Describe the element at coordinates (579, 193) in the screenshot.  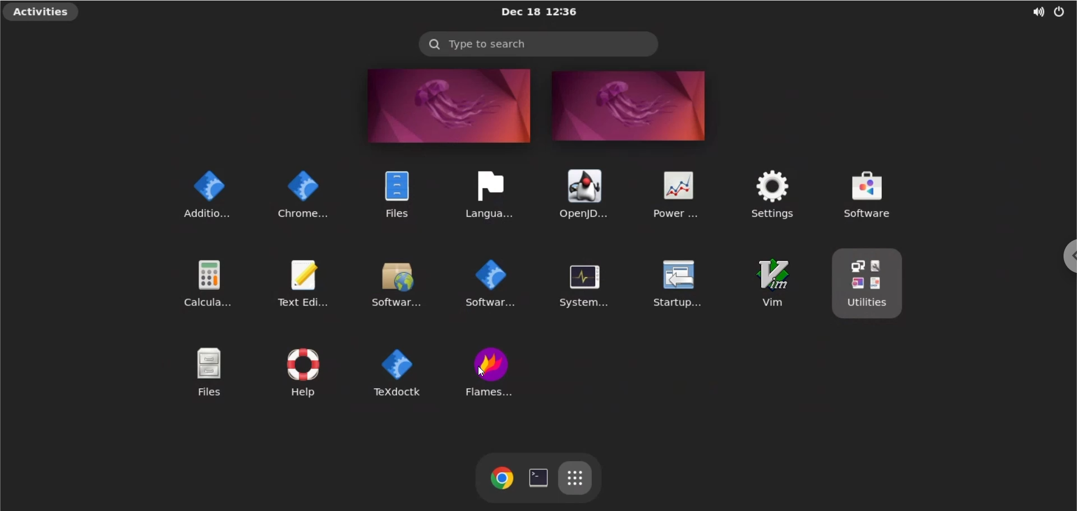
I see `openJD` at that location.